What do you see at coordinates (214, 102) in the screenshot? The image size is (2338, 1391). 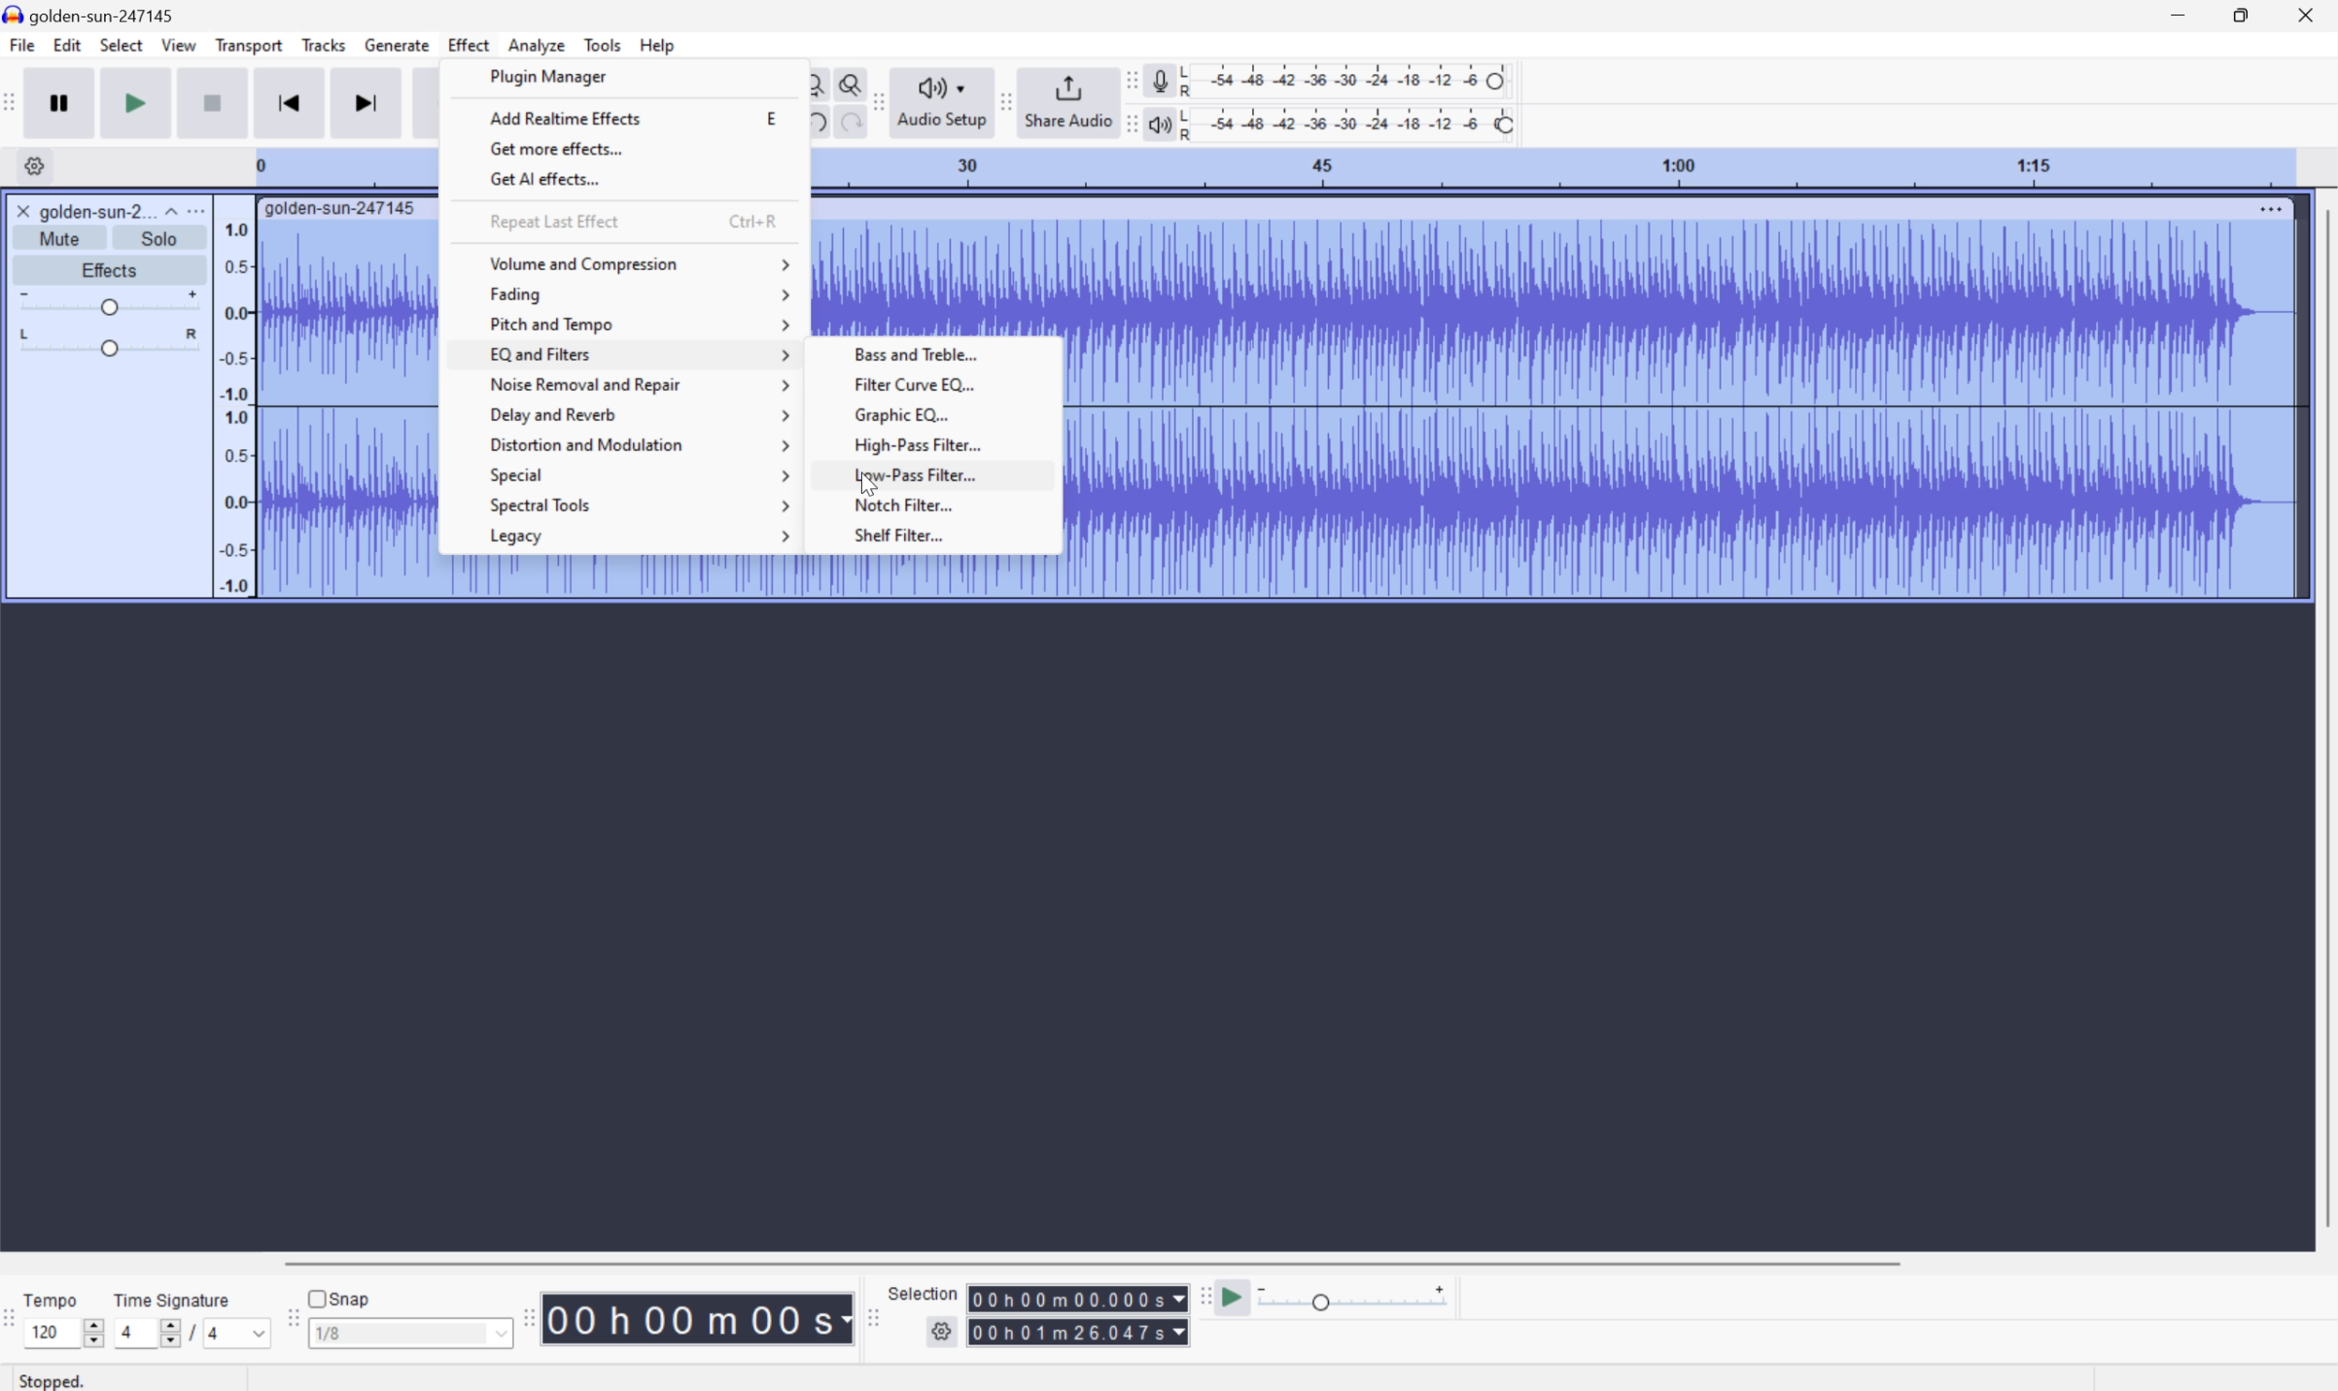 I see `Stop` at bounding box center [214, 102].